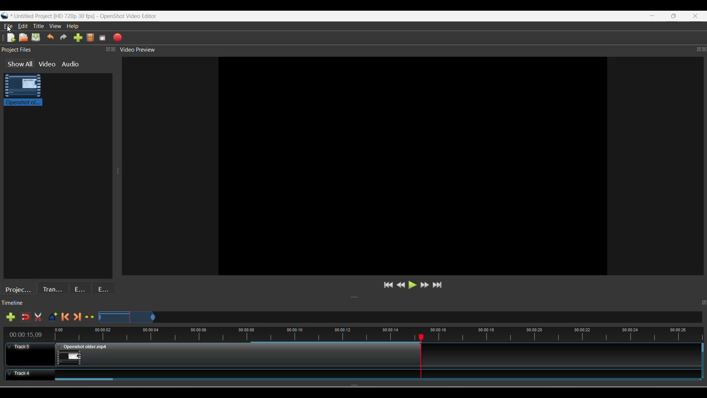 The image size is (707, 398). What do you see at coordinates (81, 288) in the screenshot?
I see `Effects` at bounding box center [81, 288].